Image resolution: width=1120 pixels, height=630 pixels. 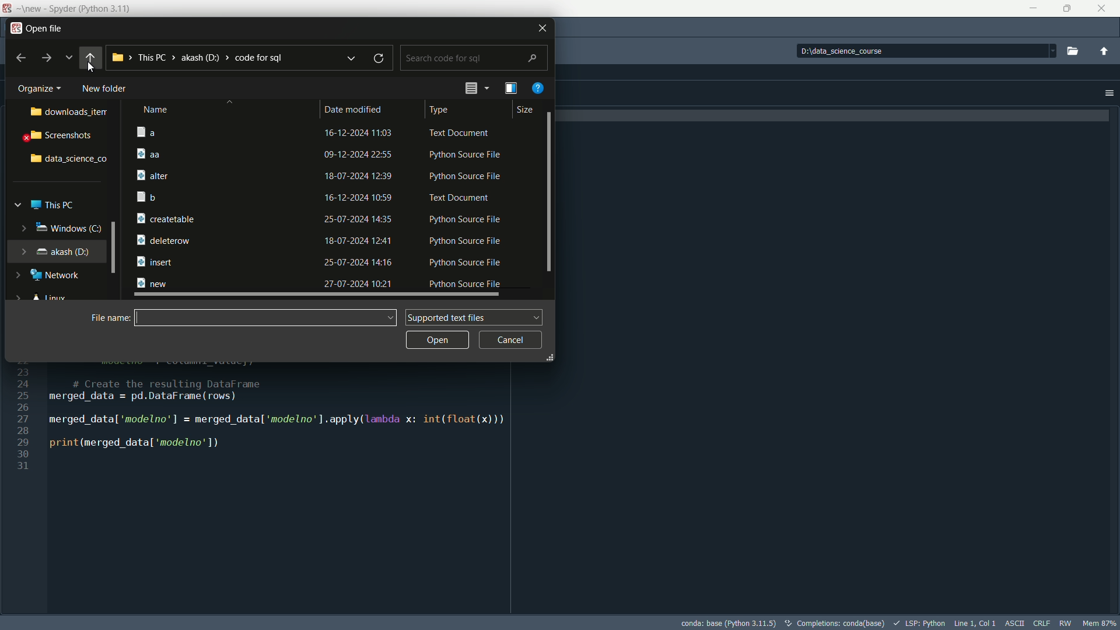 I want to click on memory usage, so click(x=1100, y=622).